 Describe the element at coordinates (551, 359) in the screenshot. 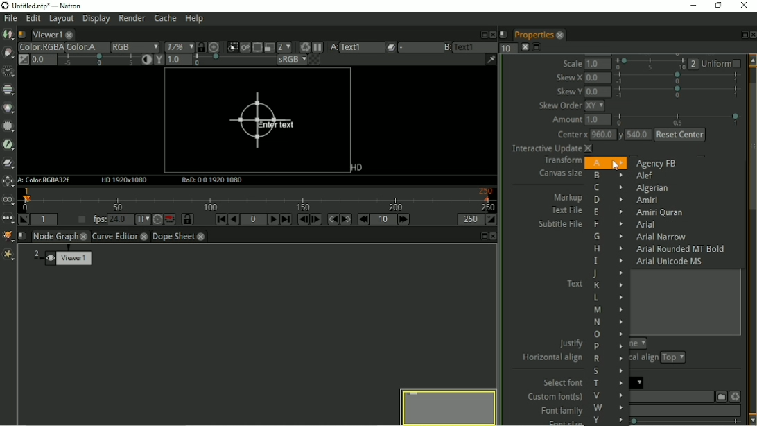

I see `Horizontal align` at that location.